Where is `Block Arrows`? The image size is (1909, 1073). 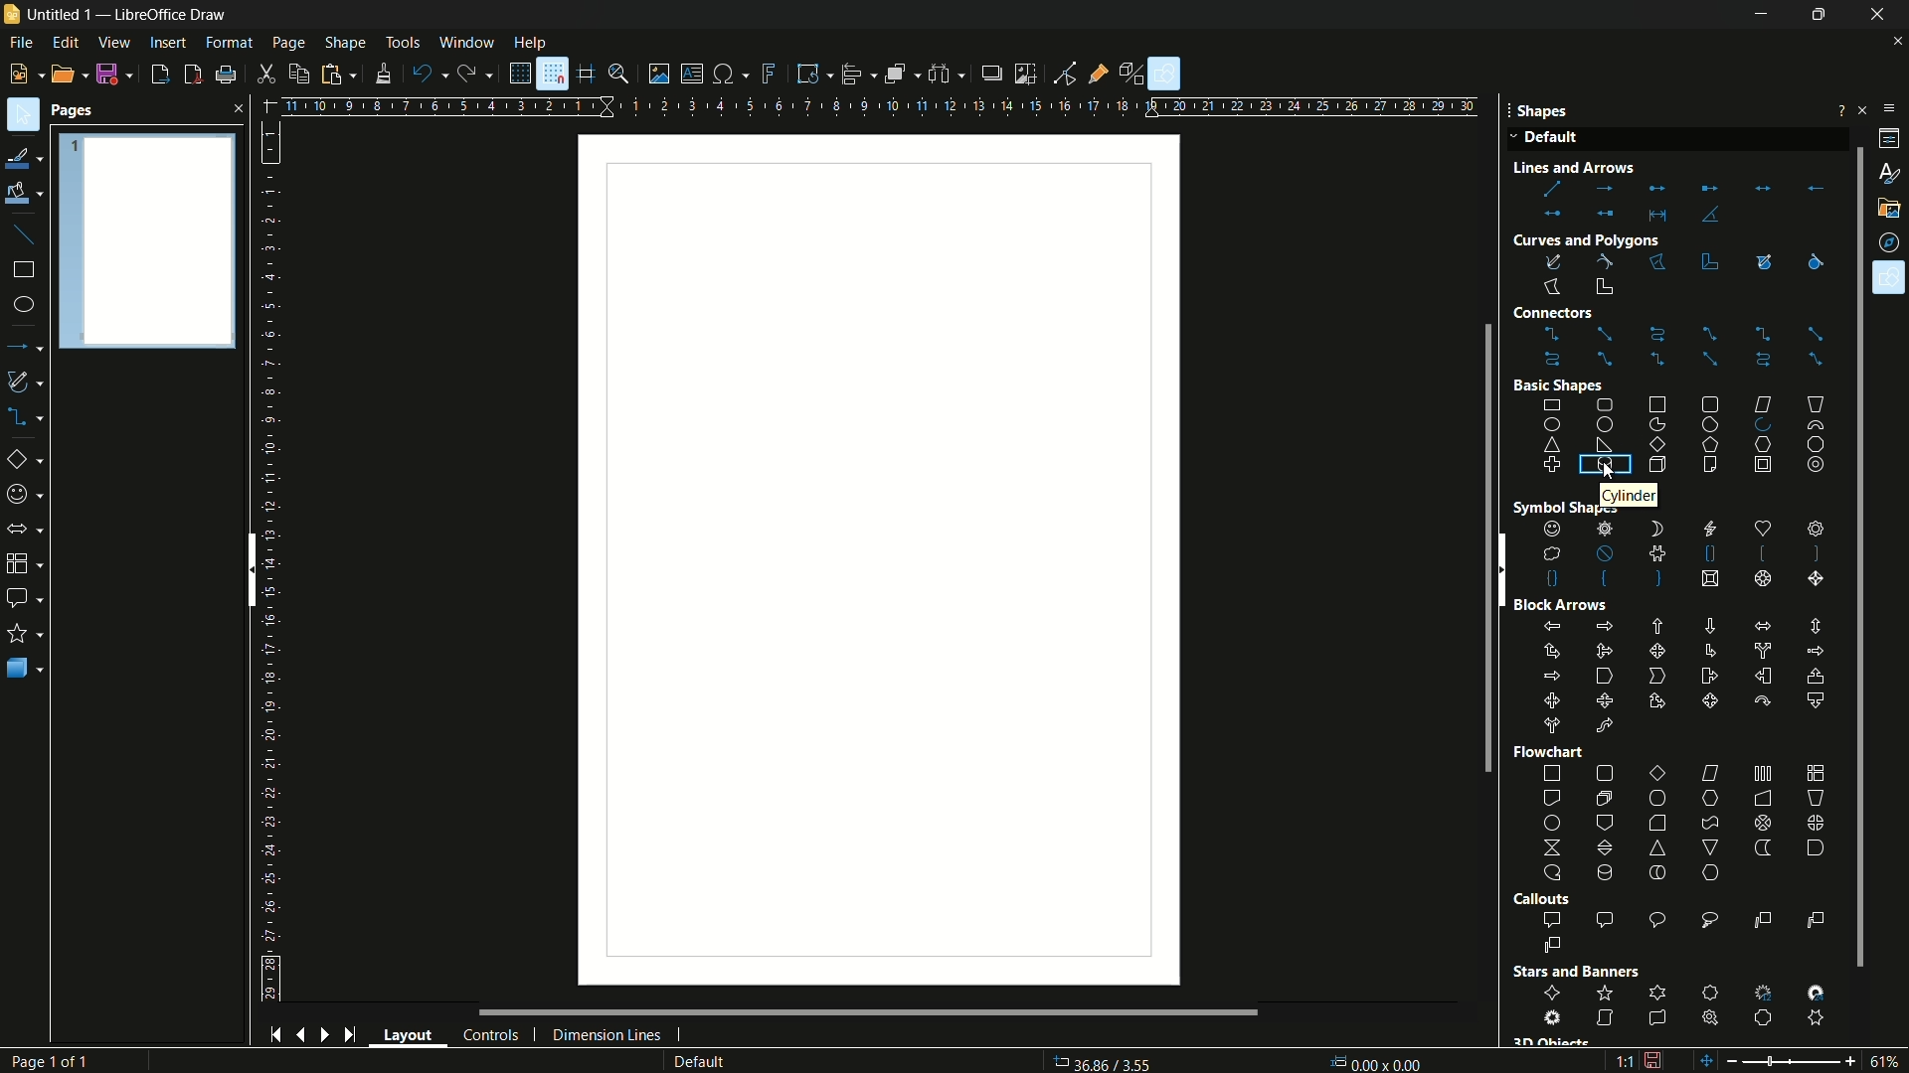
Block Arrows is located at coordinates (1561, 605).